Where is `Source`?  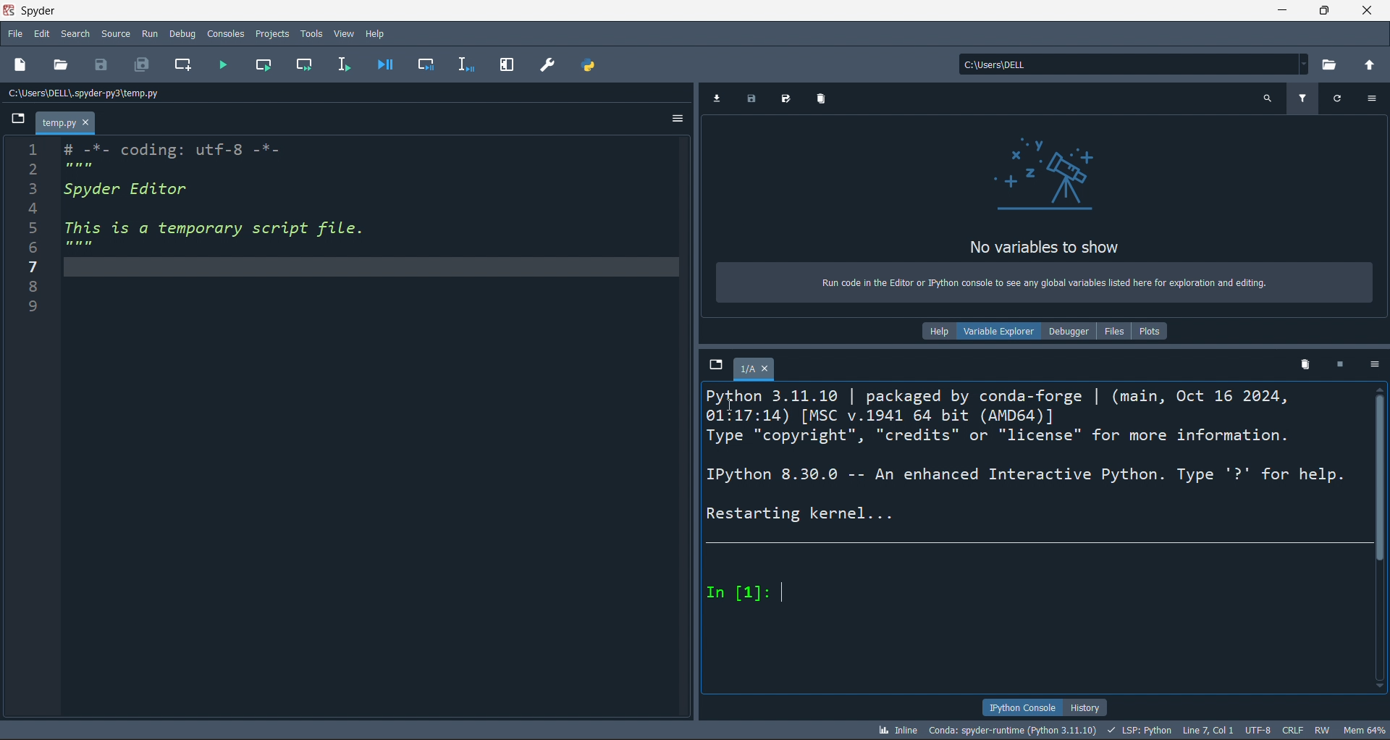 Source is located at coordinates (115, 35).